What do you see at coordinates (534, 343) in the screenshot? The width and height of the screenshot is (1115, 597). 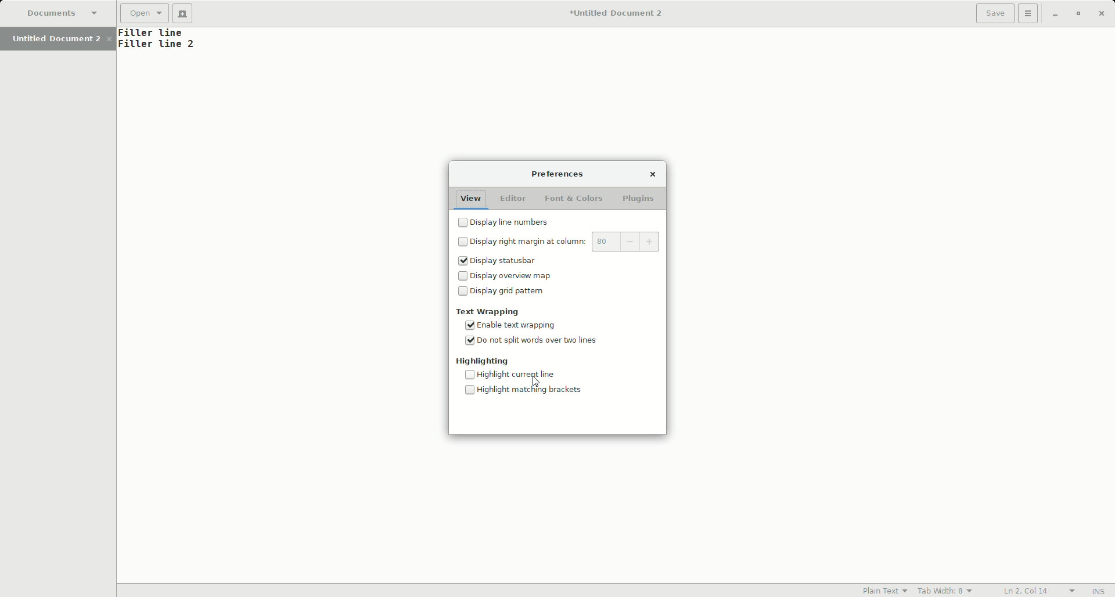 I see `Do not split words` at bounding box center [534, 343].